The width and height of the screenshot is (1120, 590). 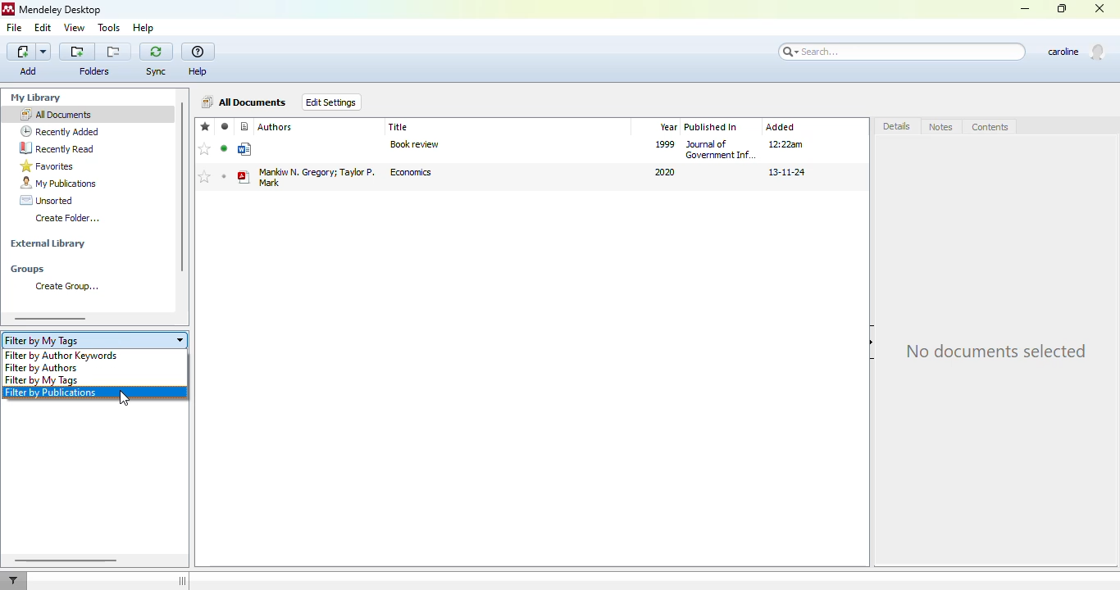 What do you see at coordinates (182, 581) in the screenshot?
I see `hide/show` at bounding box center [182, 581].